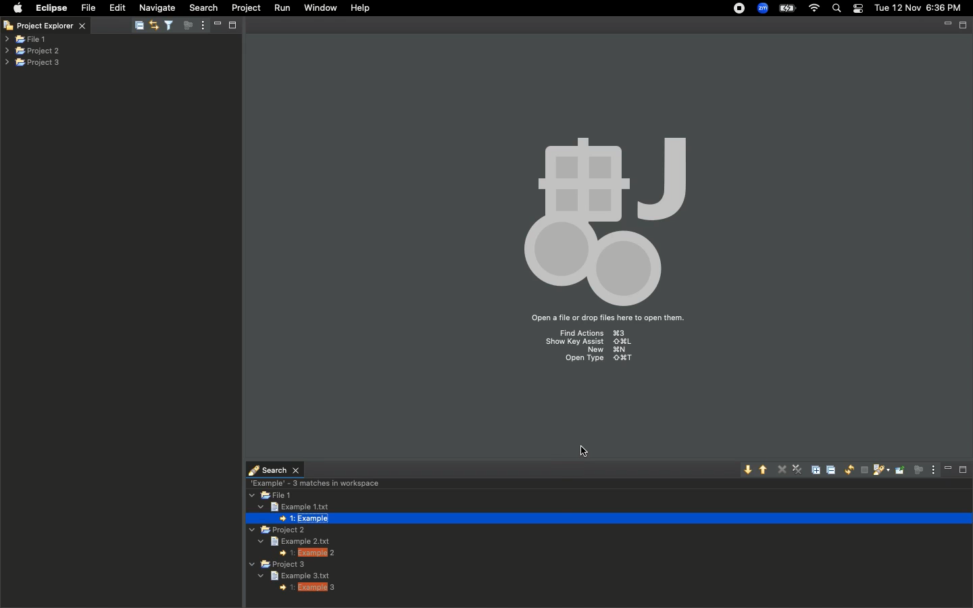 This screenshot has width=973, height=608. Describe the element at coordinates (746, 467) in the screenshot. I see `show next match` at that location.